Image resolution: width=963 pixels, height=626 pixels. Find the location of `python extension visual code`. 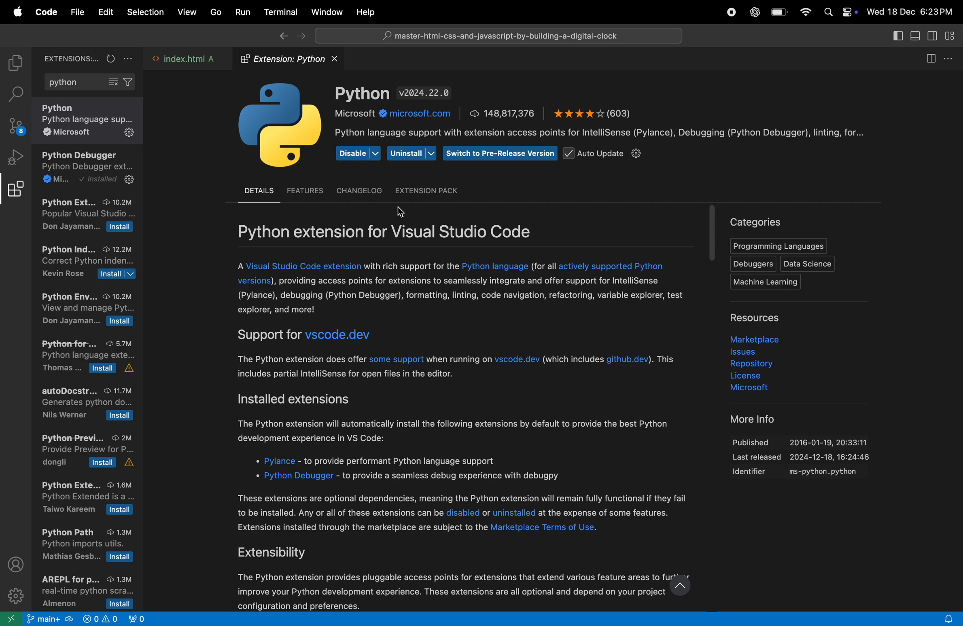

python extension visual code is located at coordinates (408, 231).